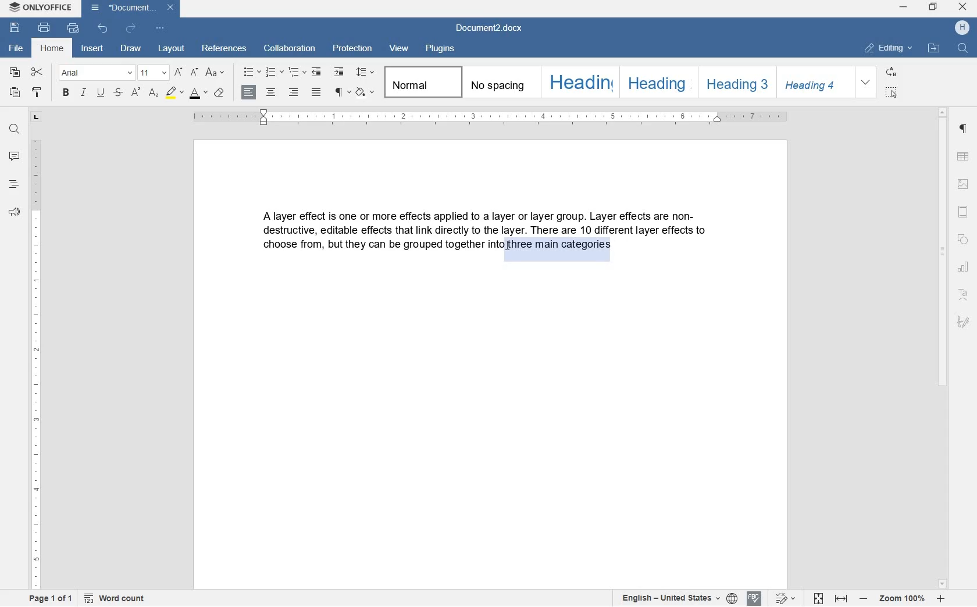 The height and width of the screenshot is (607, 977). What do you see at coordinates (295, 93) in the screenshot?
I see `align right` at bounding box center [295, 93].